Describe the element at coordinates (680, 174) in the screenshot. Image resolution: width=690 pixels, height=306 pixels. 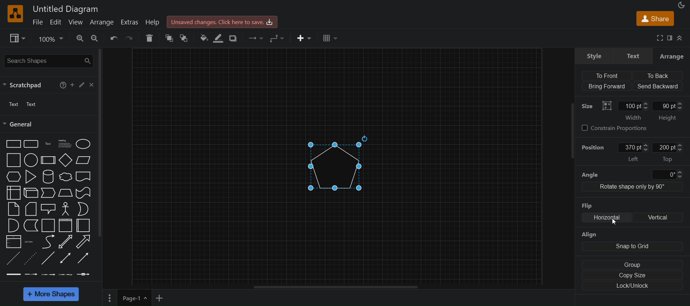
I see `Increase/Decrease angle` at that location.